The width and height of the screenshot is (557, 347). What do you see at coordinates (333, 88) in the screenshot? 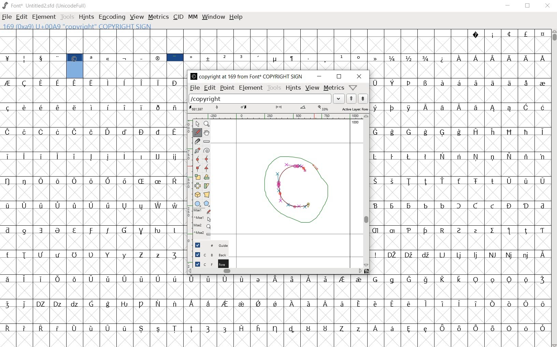
I see `metrics` at bounding box center [333, 88].